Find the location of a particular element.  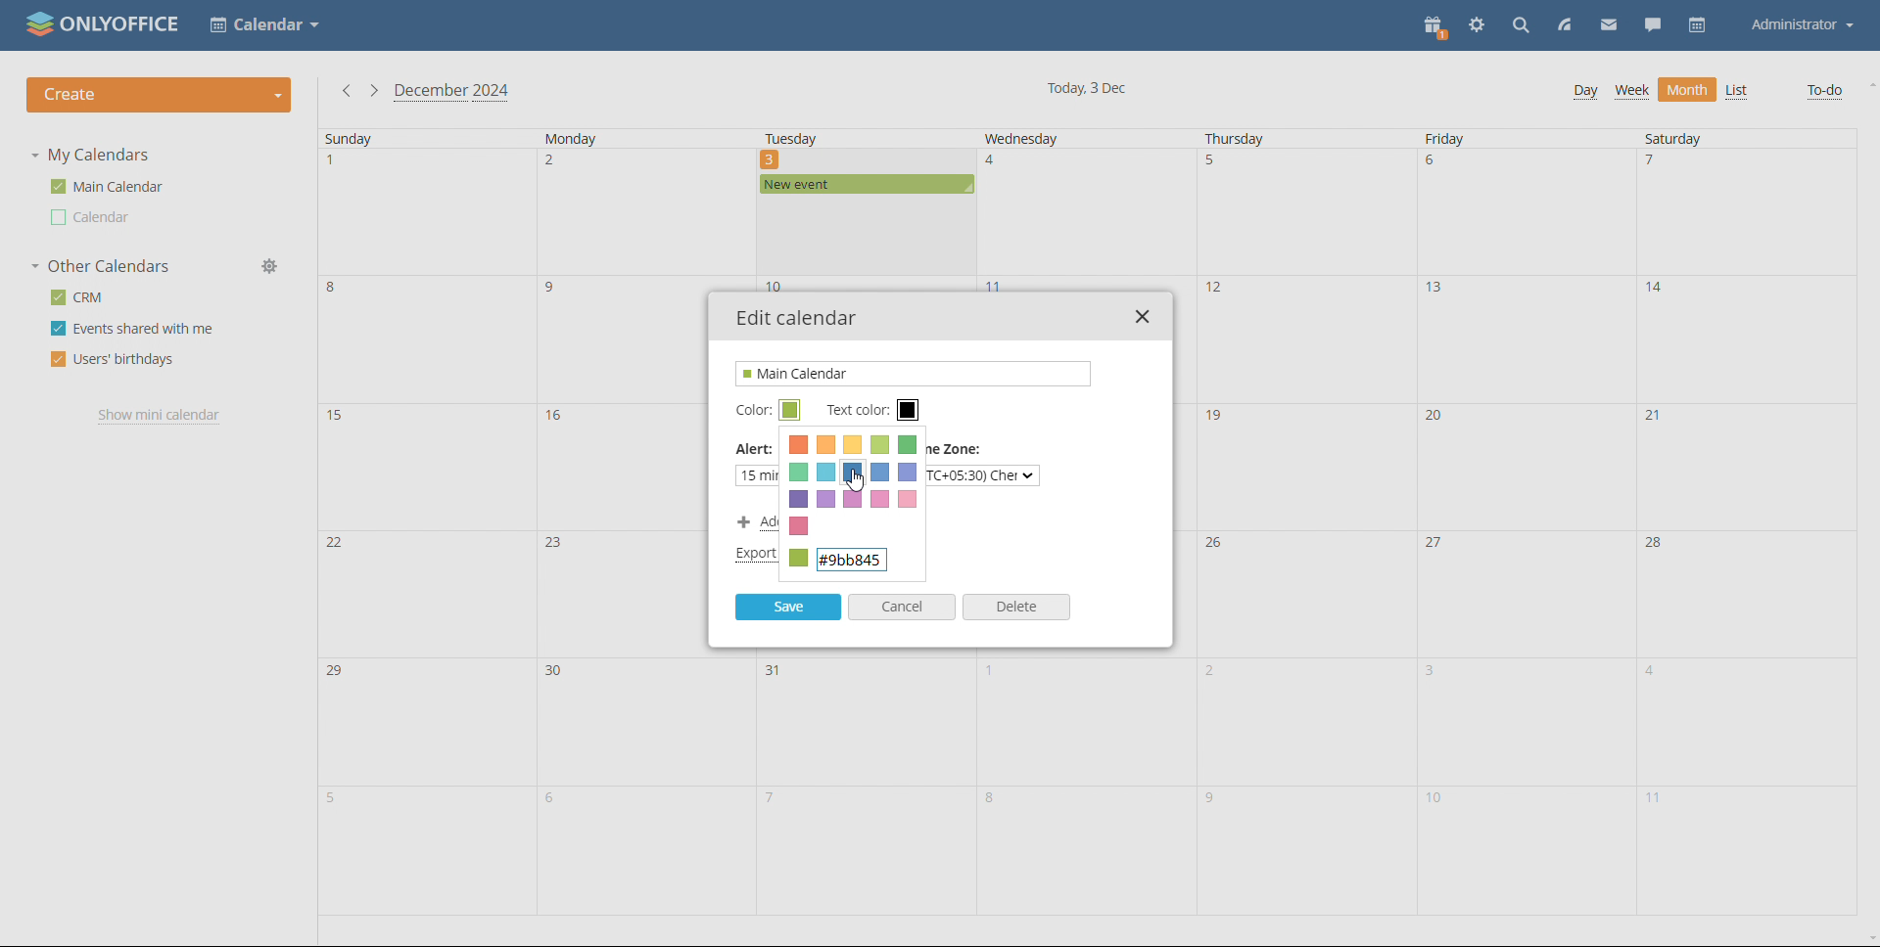

date is located at coordinates (427, 338).